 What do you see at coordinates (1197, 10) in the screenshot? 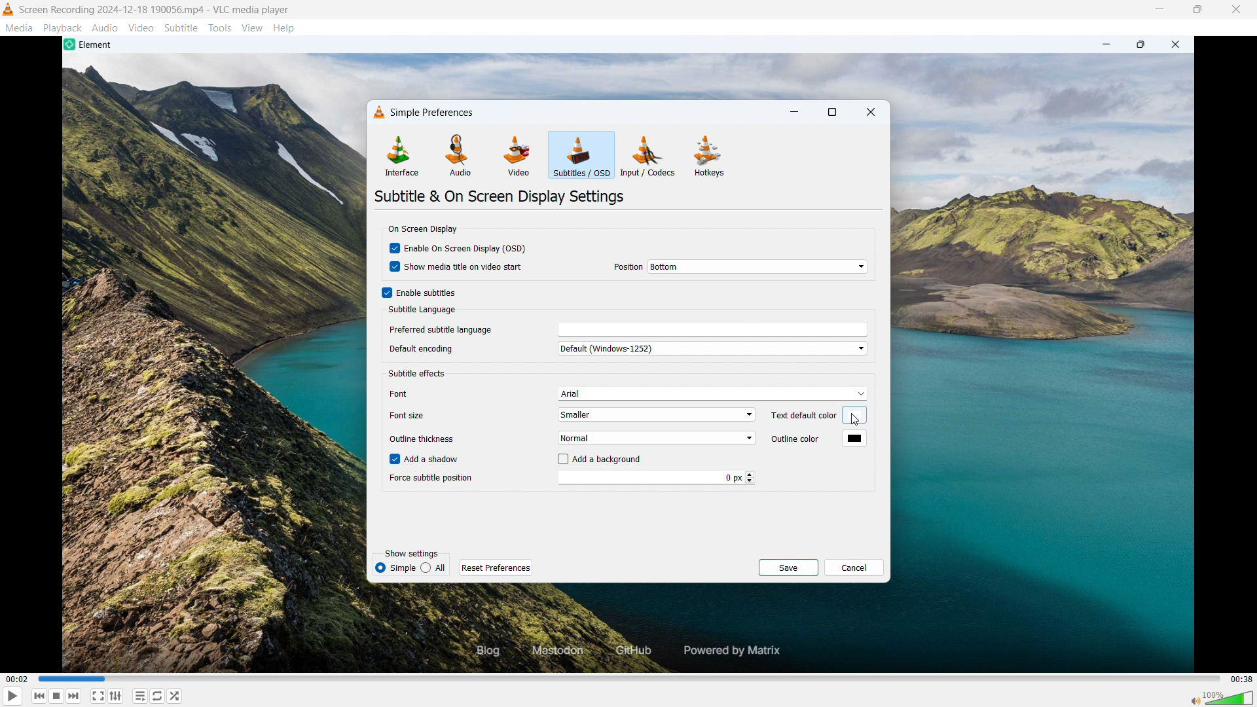
I see `Maximise ` at bounding box center [1197, 10].